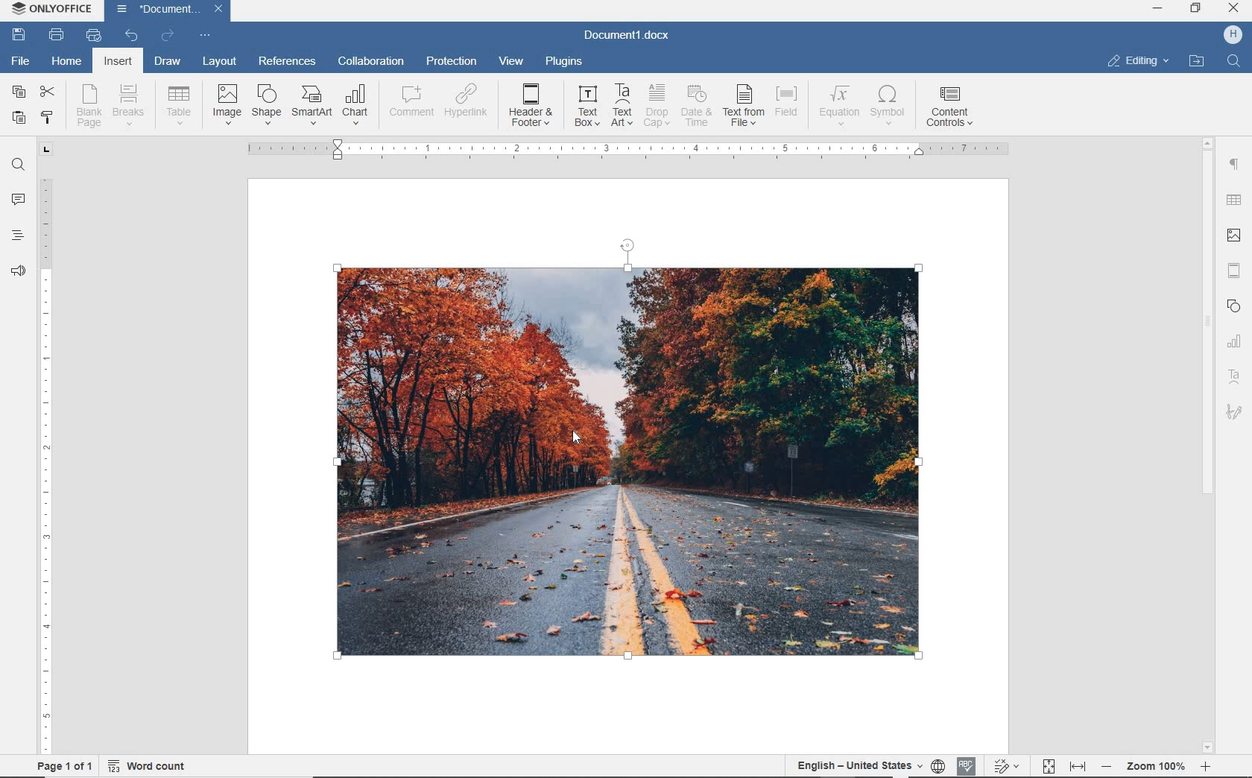 Image resolution: width=1252 pixels, height=778 pixels. I want to click on print, so click(55, 36).